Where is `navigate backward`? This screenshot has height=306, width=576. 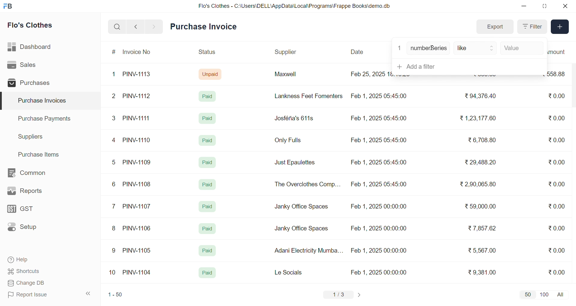
navigate backward is located at coordinates (136, 26).